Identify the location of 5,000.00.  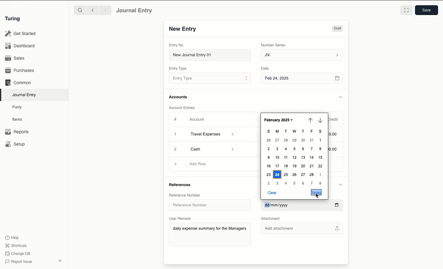
(335, 149).